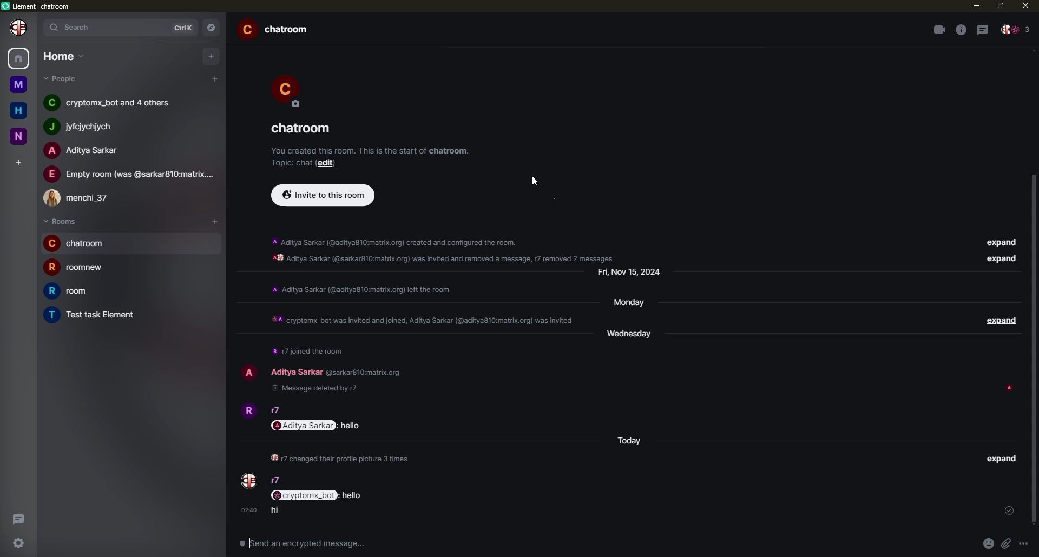 This screenshot has width=1039, height=557. Describe the element at coordinates (983, 29) in the screenshot. I see `threads` at that location.